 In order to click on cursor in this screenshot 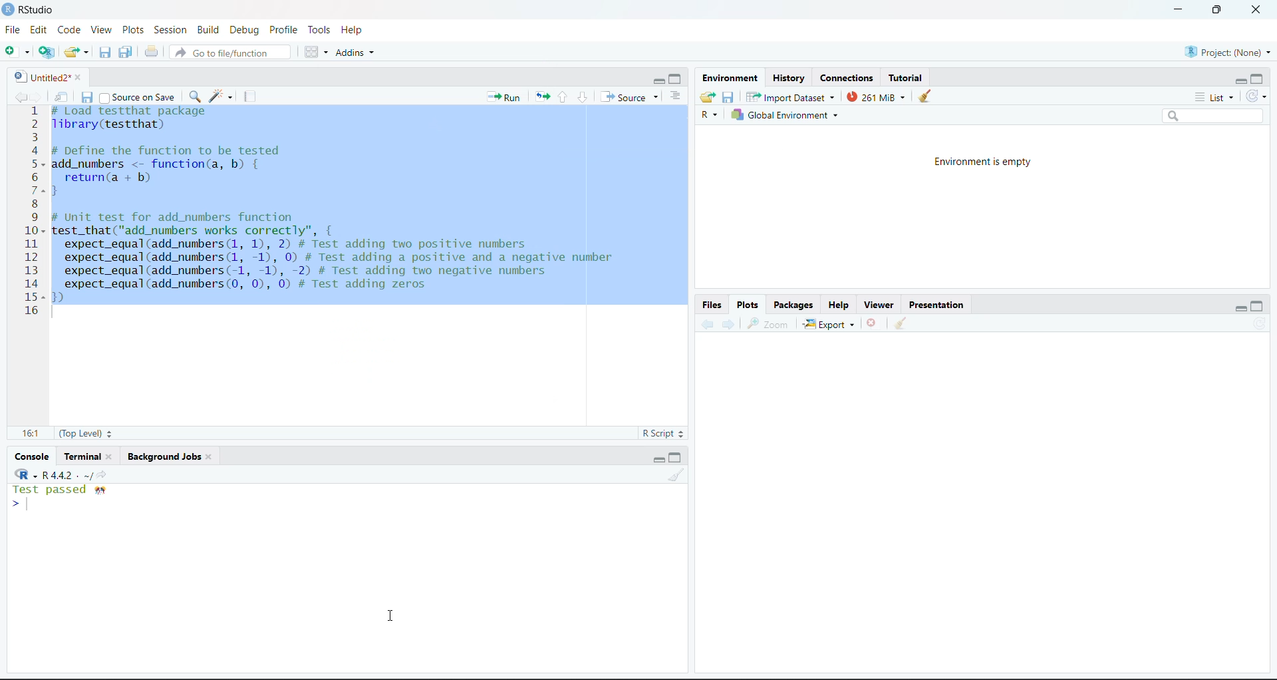, I will do `click(390, 615)`.